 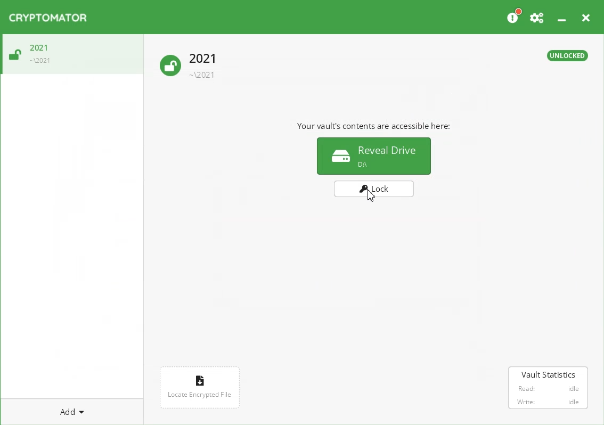 I want to click on Logo, so click(x=48, y=18).